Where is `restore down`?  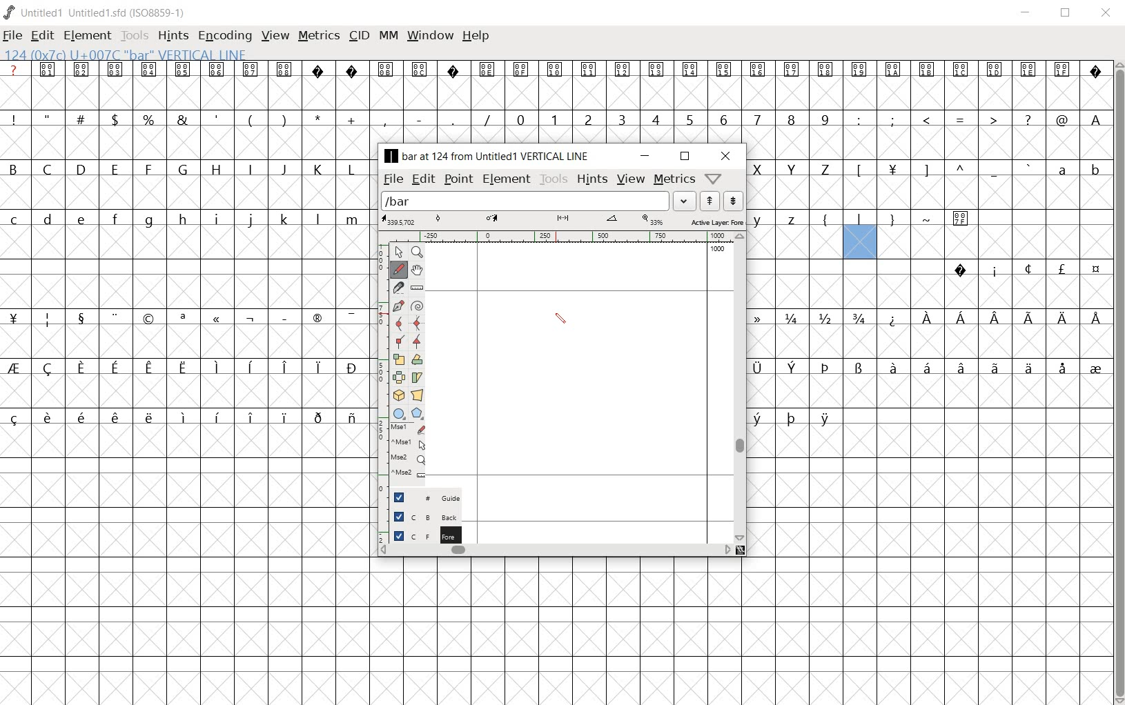
restore down is located at coordinates (685, 157).